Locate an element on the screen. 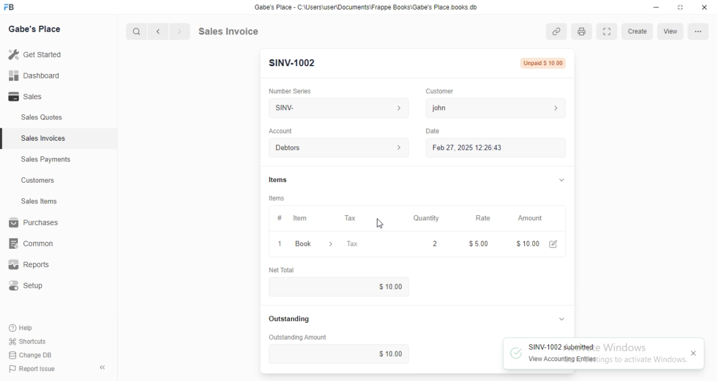 The height and width of the screenshot is (381, 717). Net Total is located at coordinates (295, 269).